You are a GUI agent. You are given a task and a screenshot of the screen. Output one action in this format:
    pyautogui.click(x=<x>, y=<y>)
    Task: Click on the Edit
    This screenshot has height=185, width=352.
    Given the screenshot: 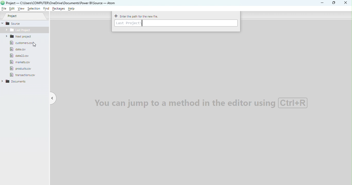 What is the action you would take?
    pyautogui.click(x=12, y=9)
    